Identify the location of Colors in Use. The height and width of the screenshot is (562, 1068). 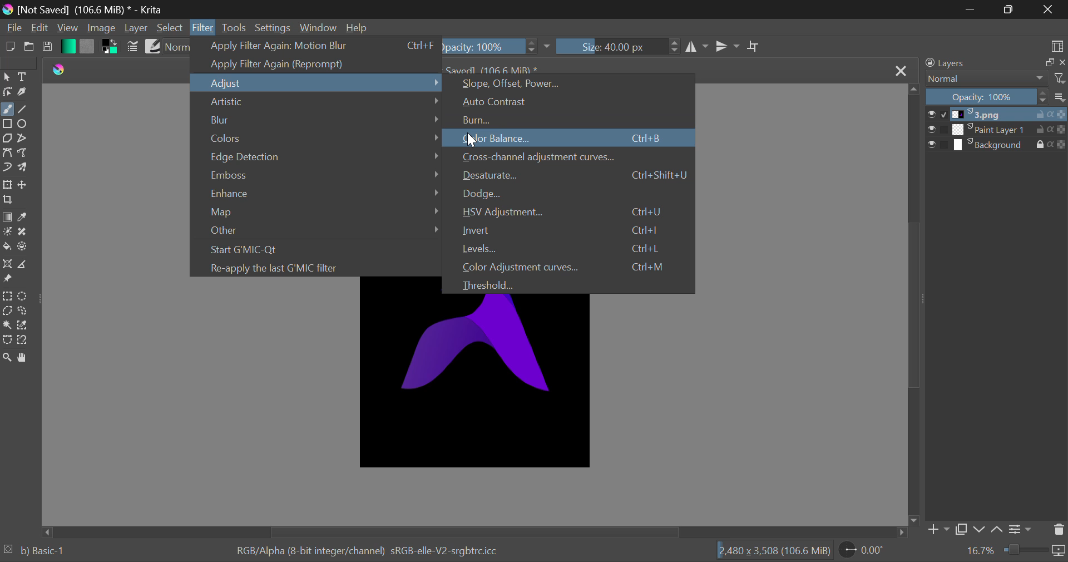
(110, 46).